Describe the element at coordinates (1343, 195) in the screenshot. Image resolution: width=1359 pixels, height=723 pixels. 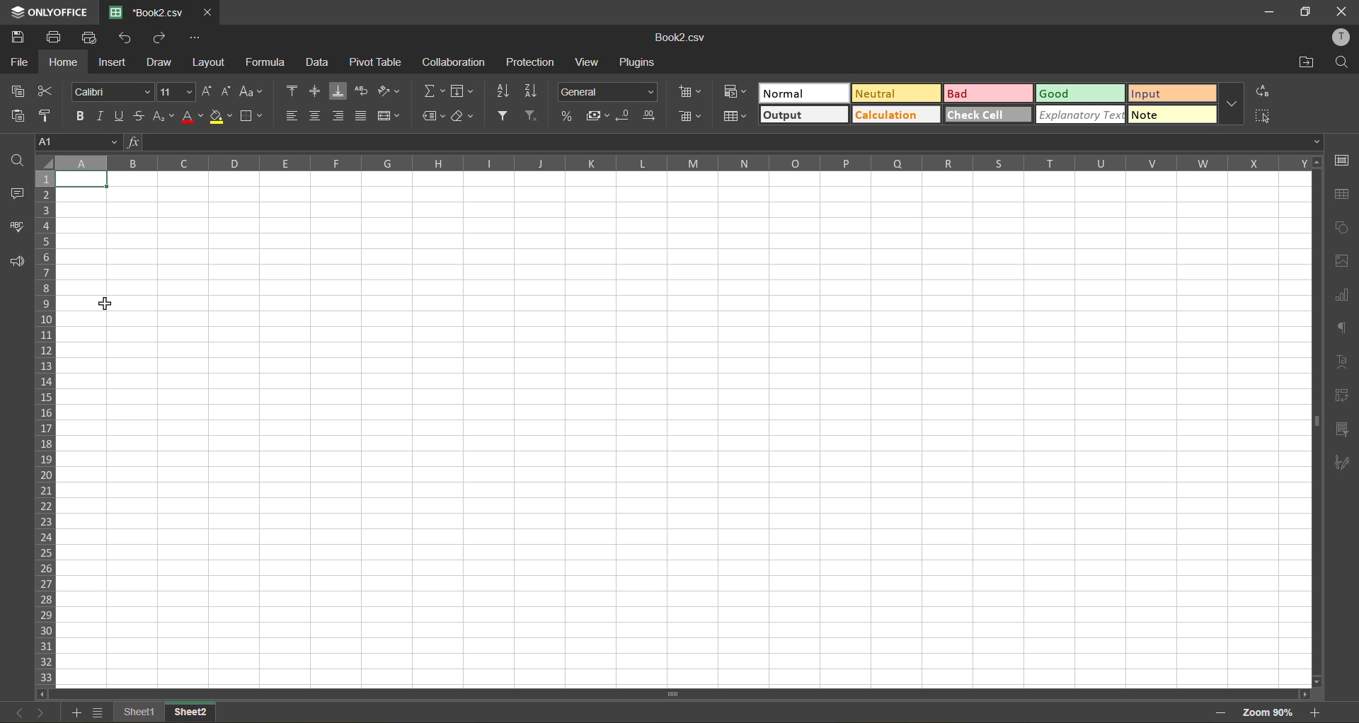
I see `table` at that location.